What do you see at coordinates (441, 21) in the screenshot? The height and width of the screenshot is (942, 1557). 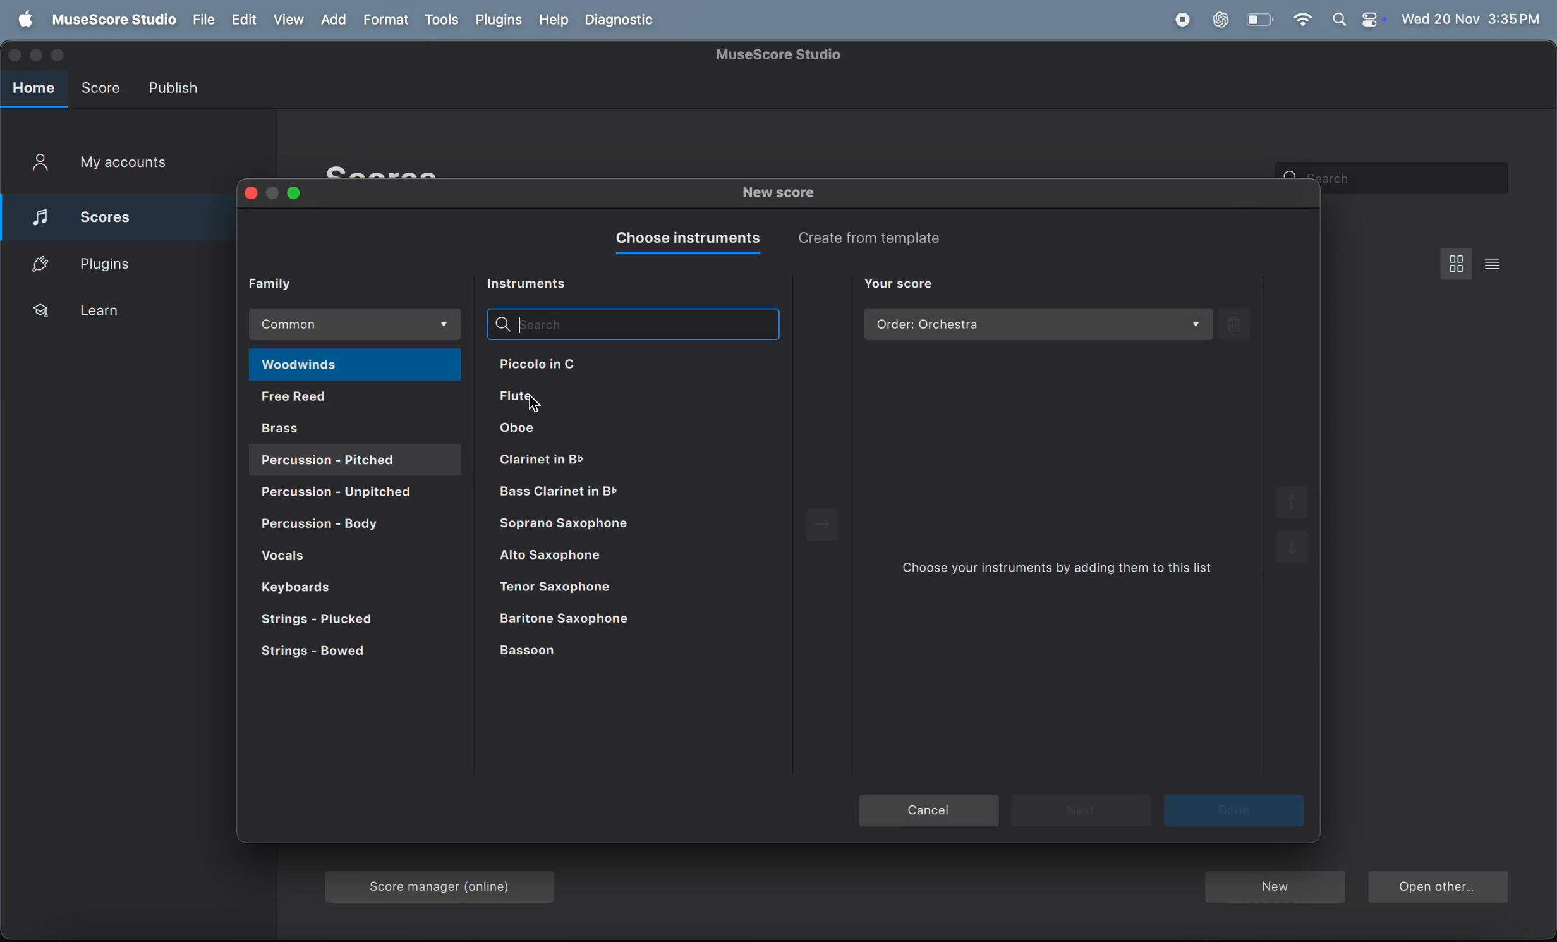 I see `tools` at bounding box center [441, 21].